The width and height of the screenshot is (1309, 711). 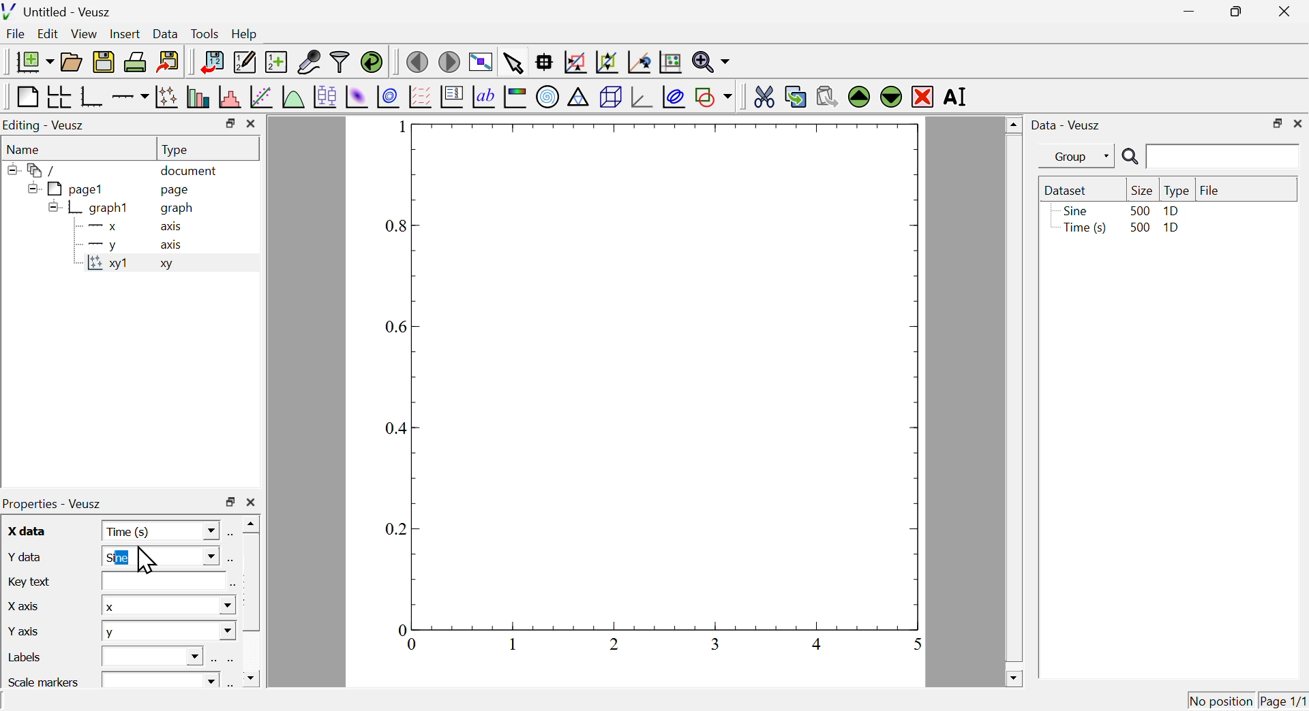 What do you see at coordinates (166, 32) in the screenshot?
I see `Data` at bounding box center [166, 32].